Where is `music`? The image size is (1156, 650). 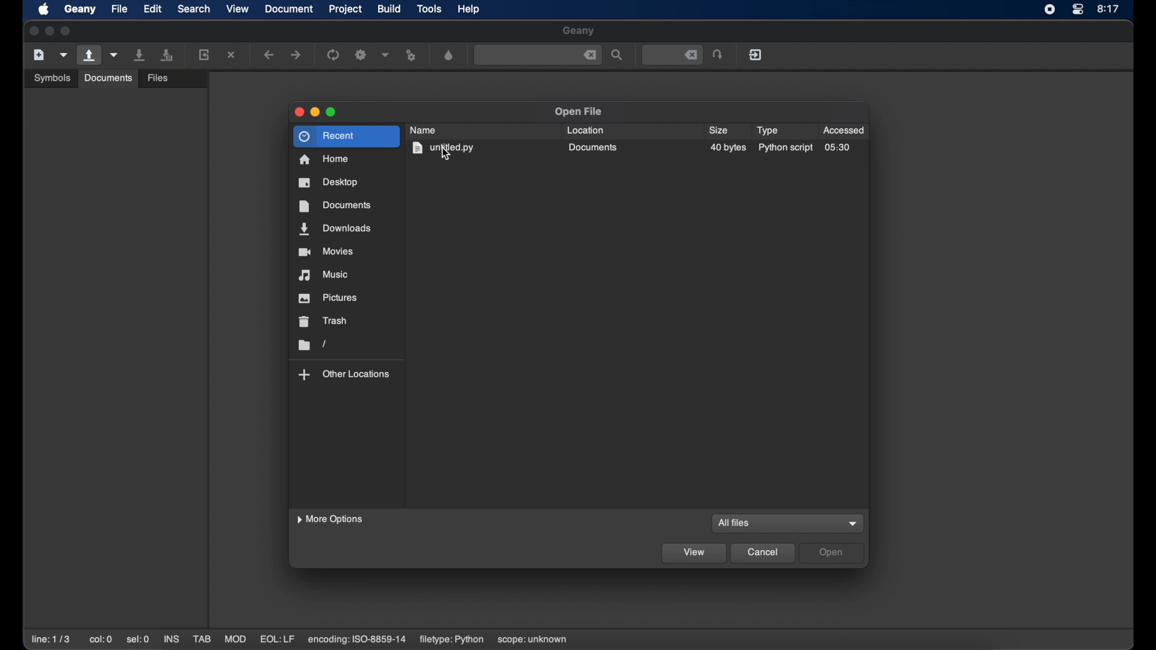
music is located at coordinates (323, 275).